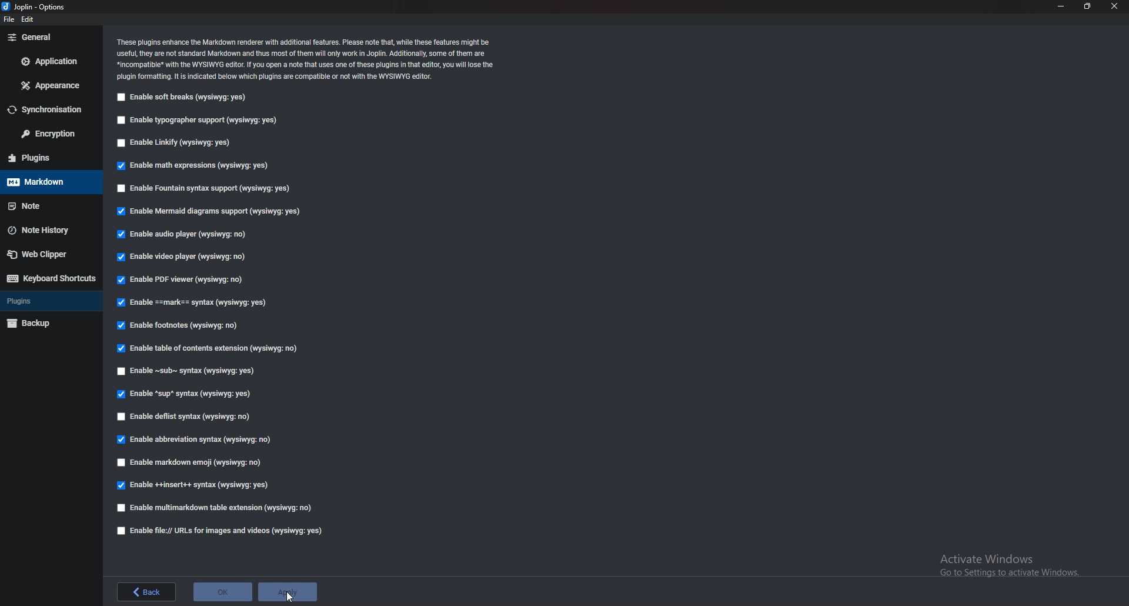  Describe the element at coordinates (50, 323) in the screenshot. I see `Back up` at that location.